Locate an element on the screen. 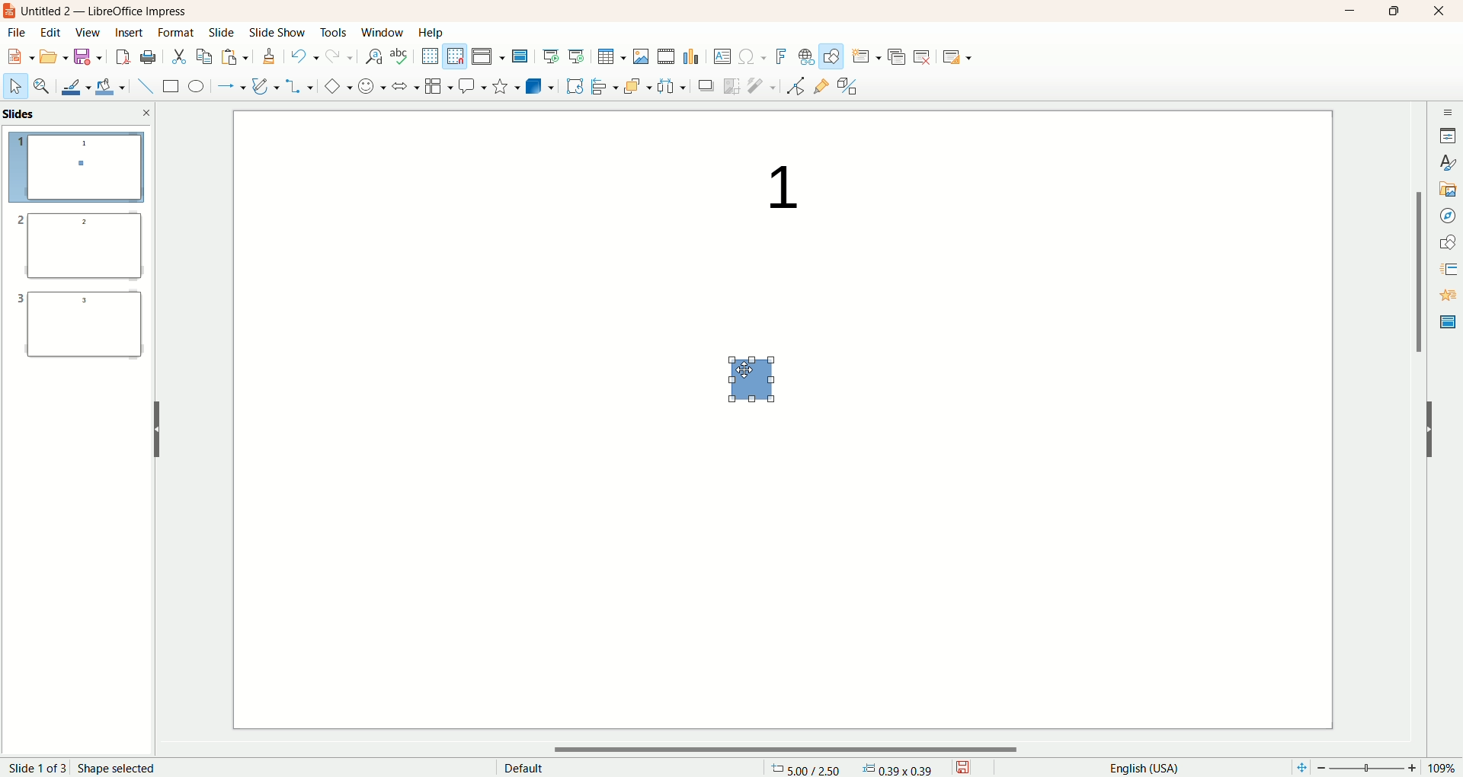  help is located at coordinates (431, 32).